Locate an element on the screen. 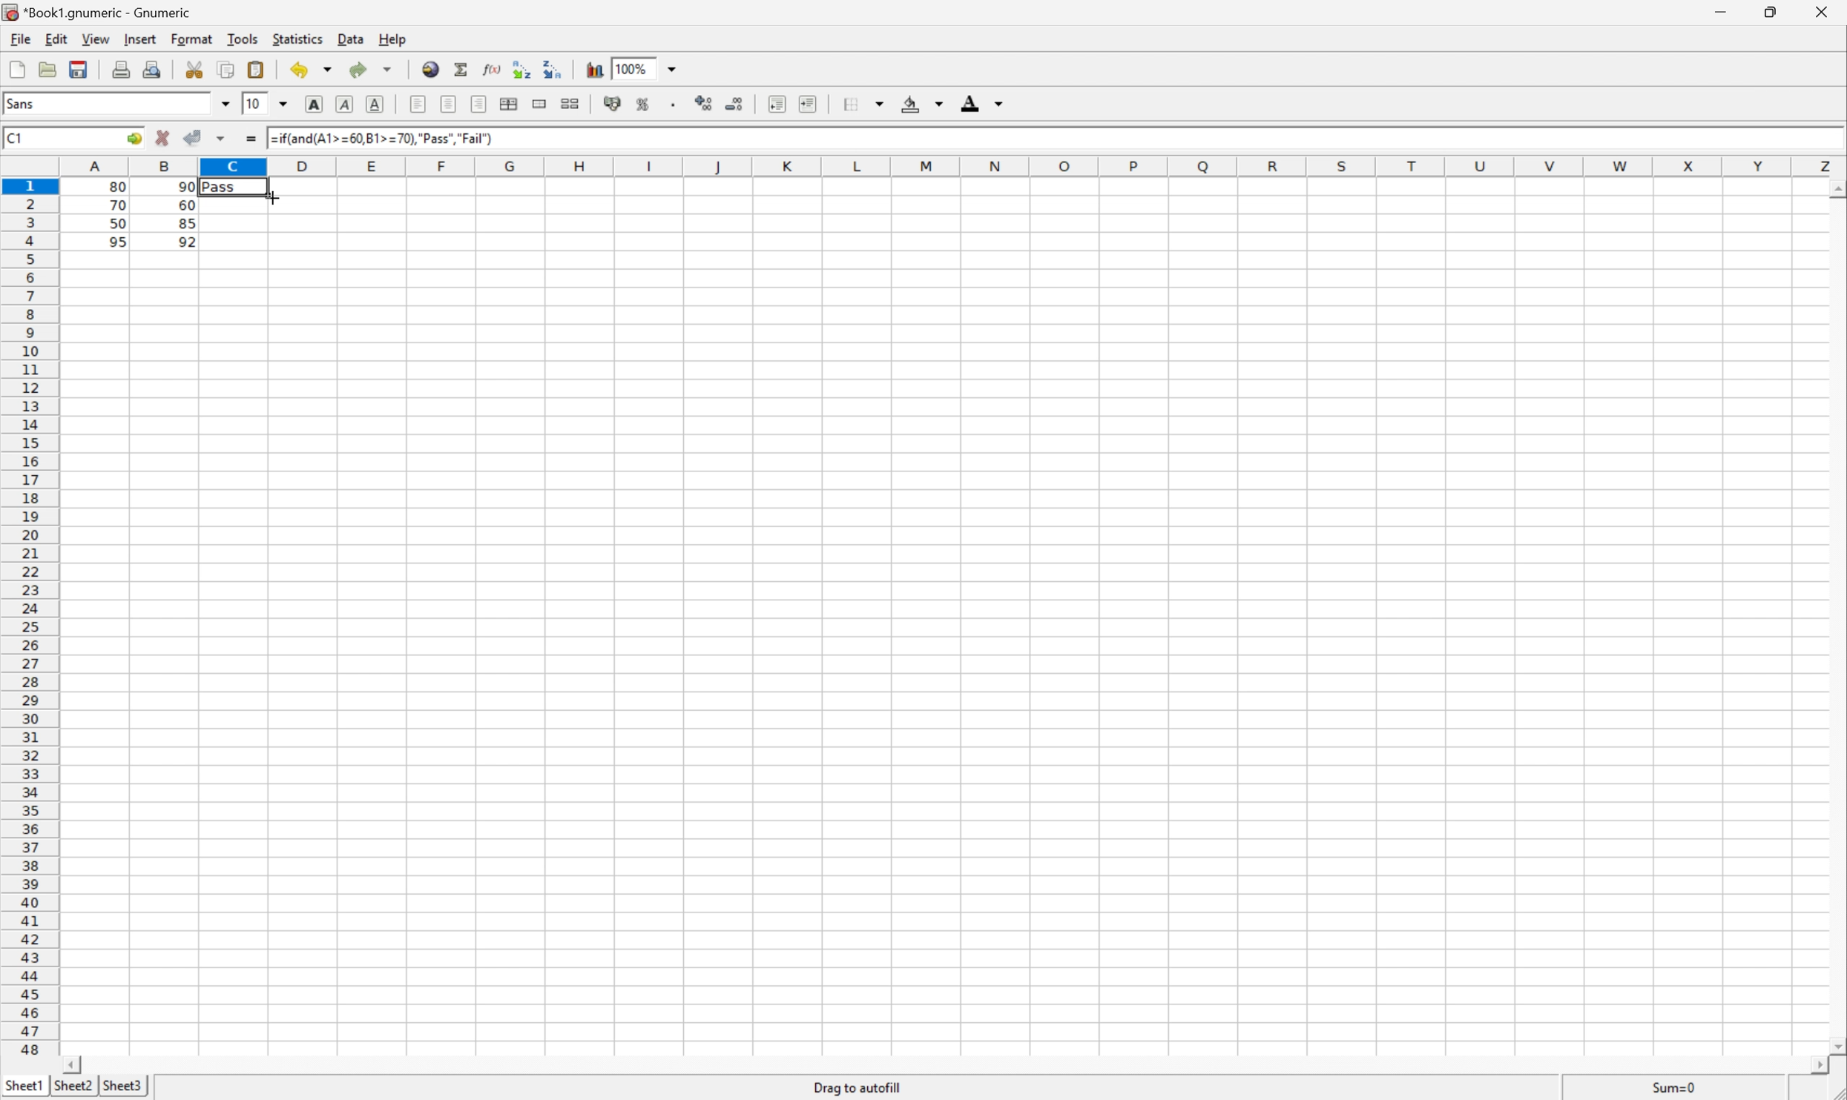  Scroll Right is located at coordinates (1814, 1064).